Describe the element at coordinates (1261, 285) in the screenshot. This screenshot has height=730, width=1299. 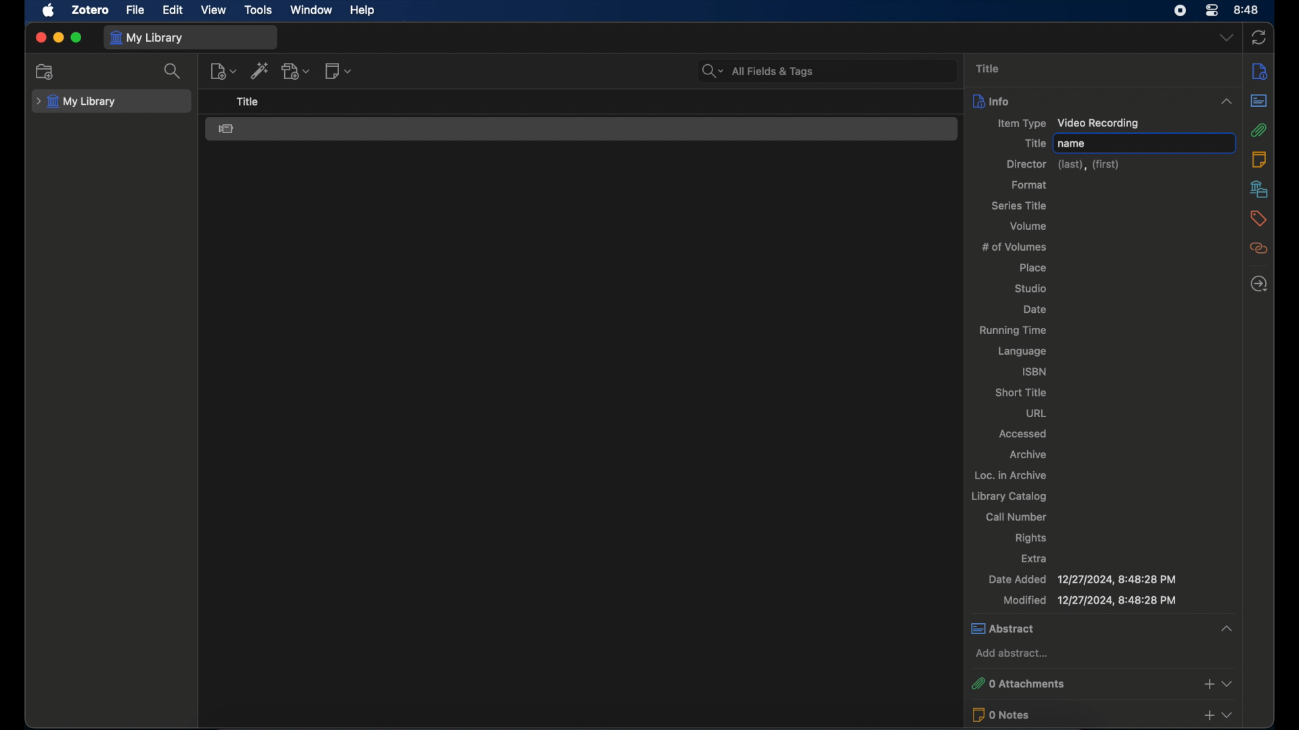
I see `locate` at that location.